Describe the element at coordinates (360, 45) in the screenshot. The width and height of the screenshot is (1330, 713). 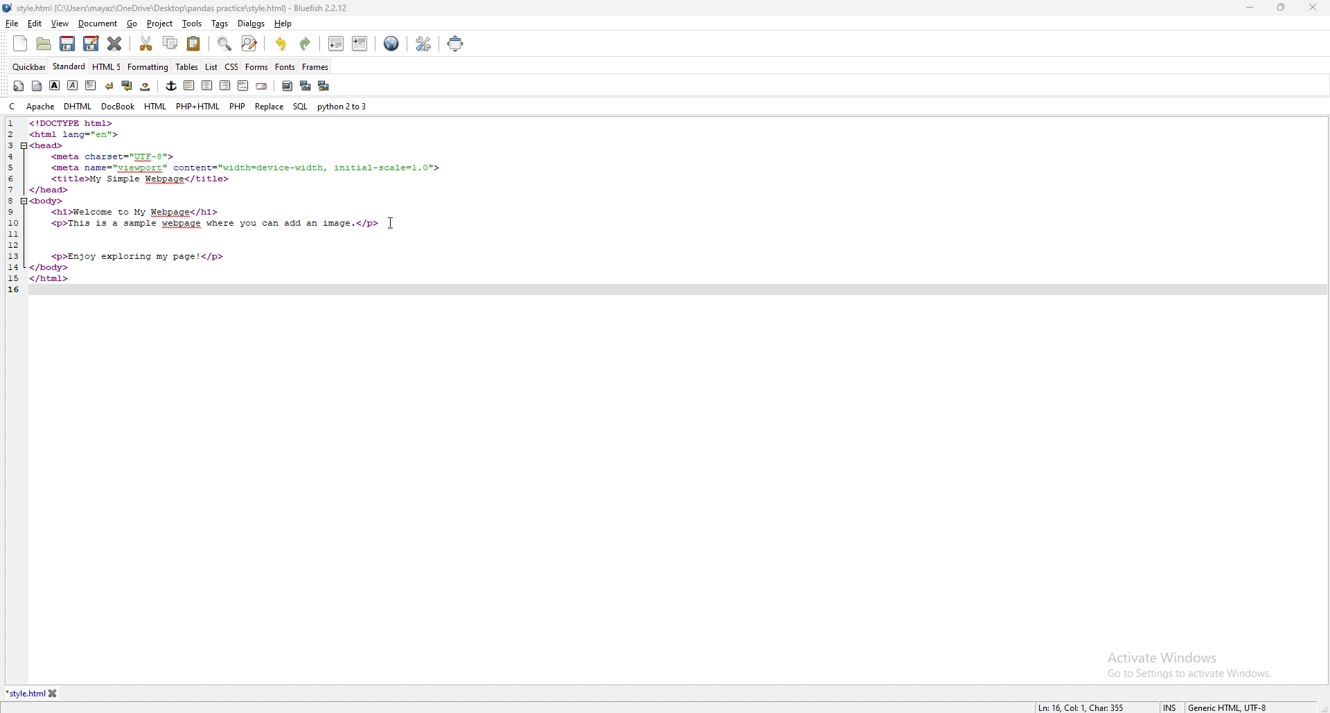
I see `indent` at that location.